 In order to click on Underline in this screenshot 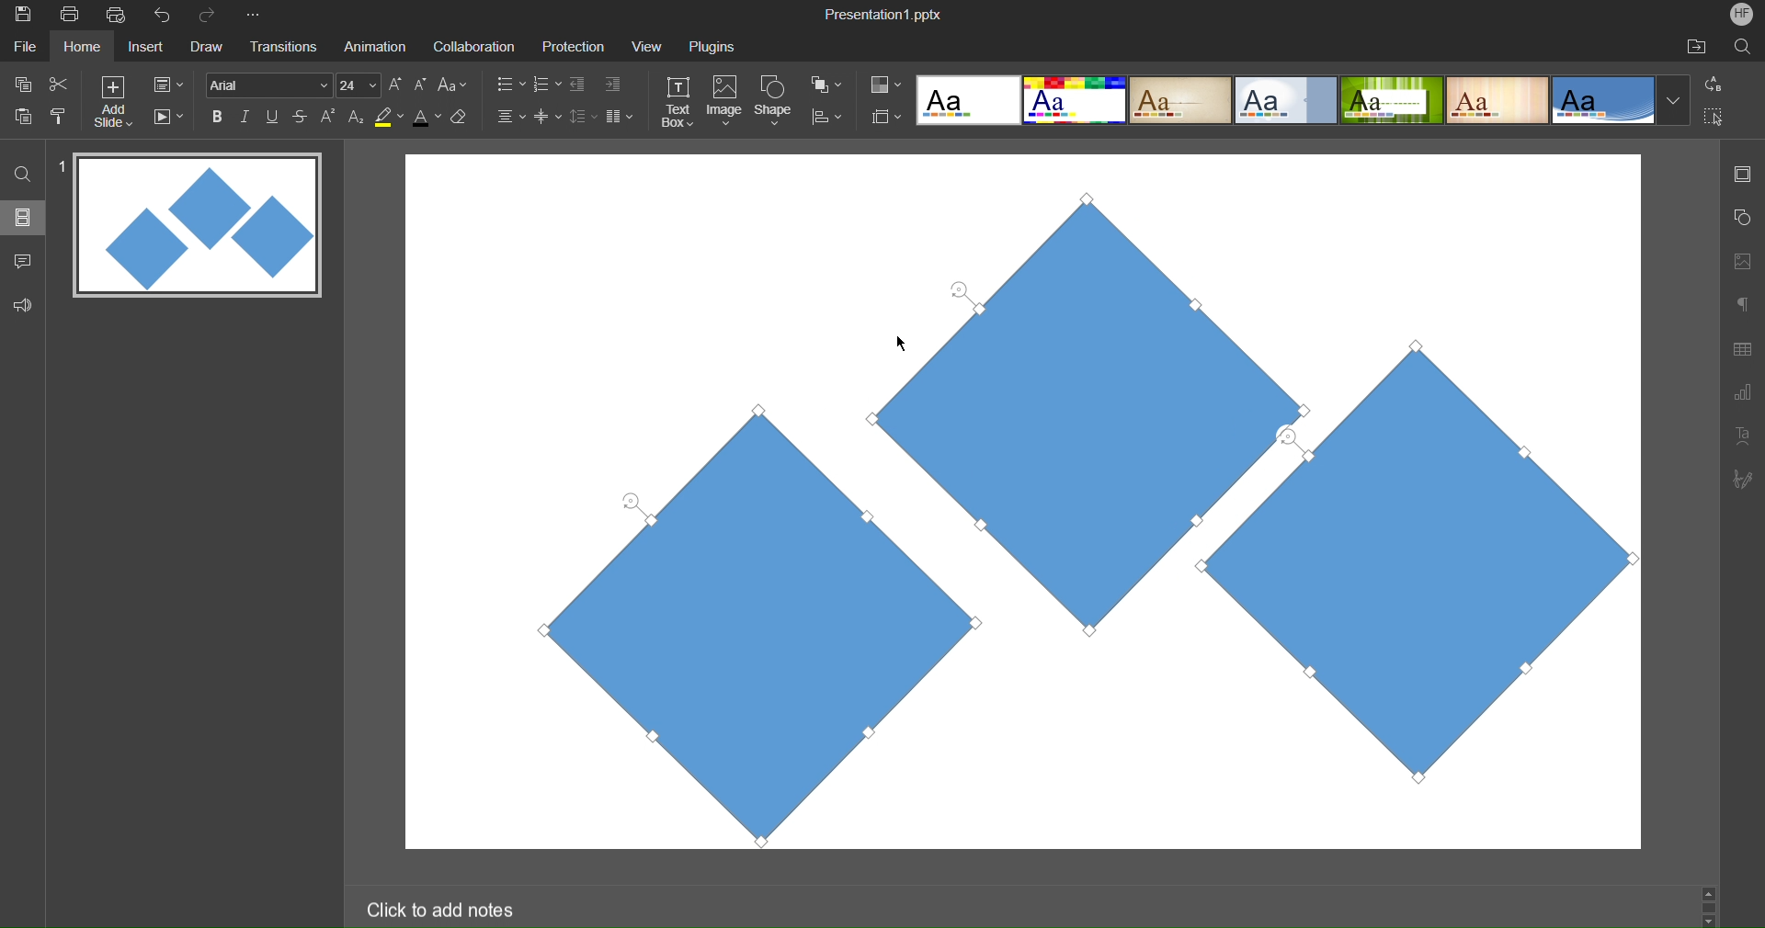, I will do `click(273, 117)`.